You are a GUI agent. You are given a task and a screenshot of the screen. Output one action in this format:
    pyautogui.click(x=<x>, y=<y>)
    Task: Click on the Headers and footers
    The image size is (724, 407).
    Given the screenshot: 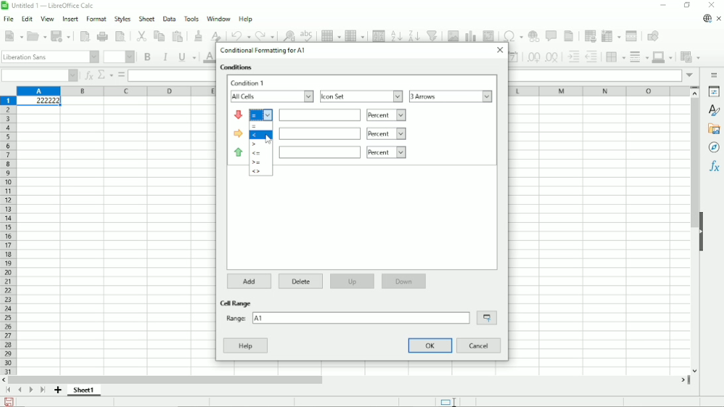 What is the action you would take?
    pyautogui.click(x=570, y=36)
    